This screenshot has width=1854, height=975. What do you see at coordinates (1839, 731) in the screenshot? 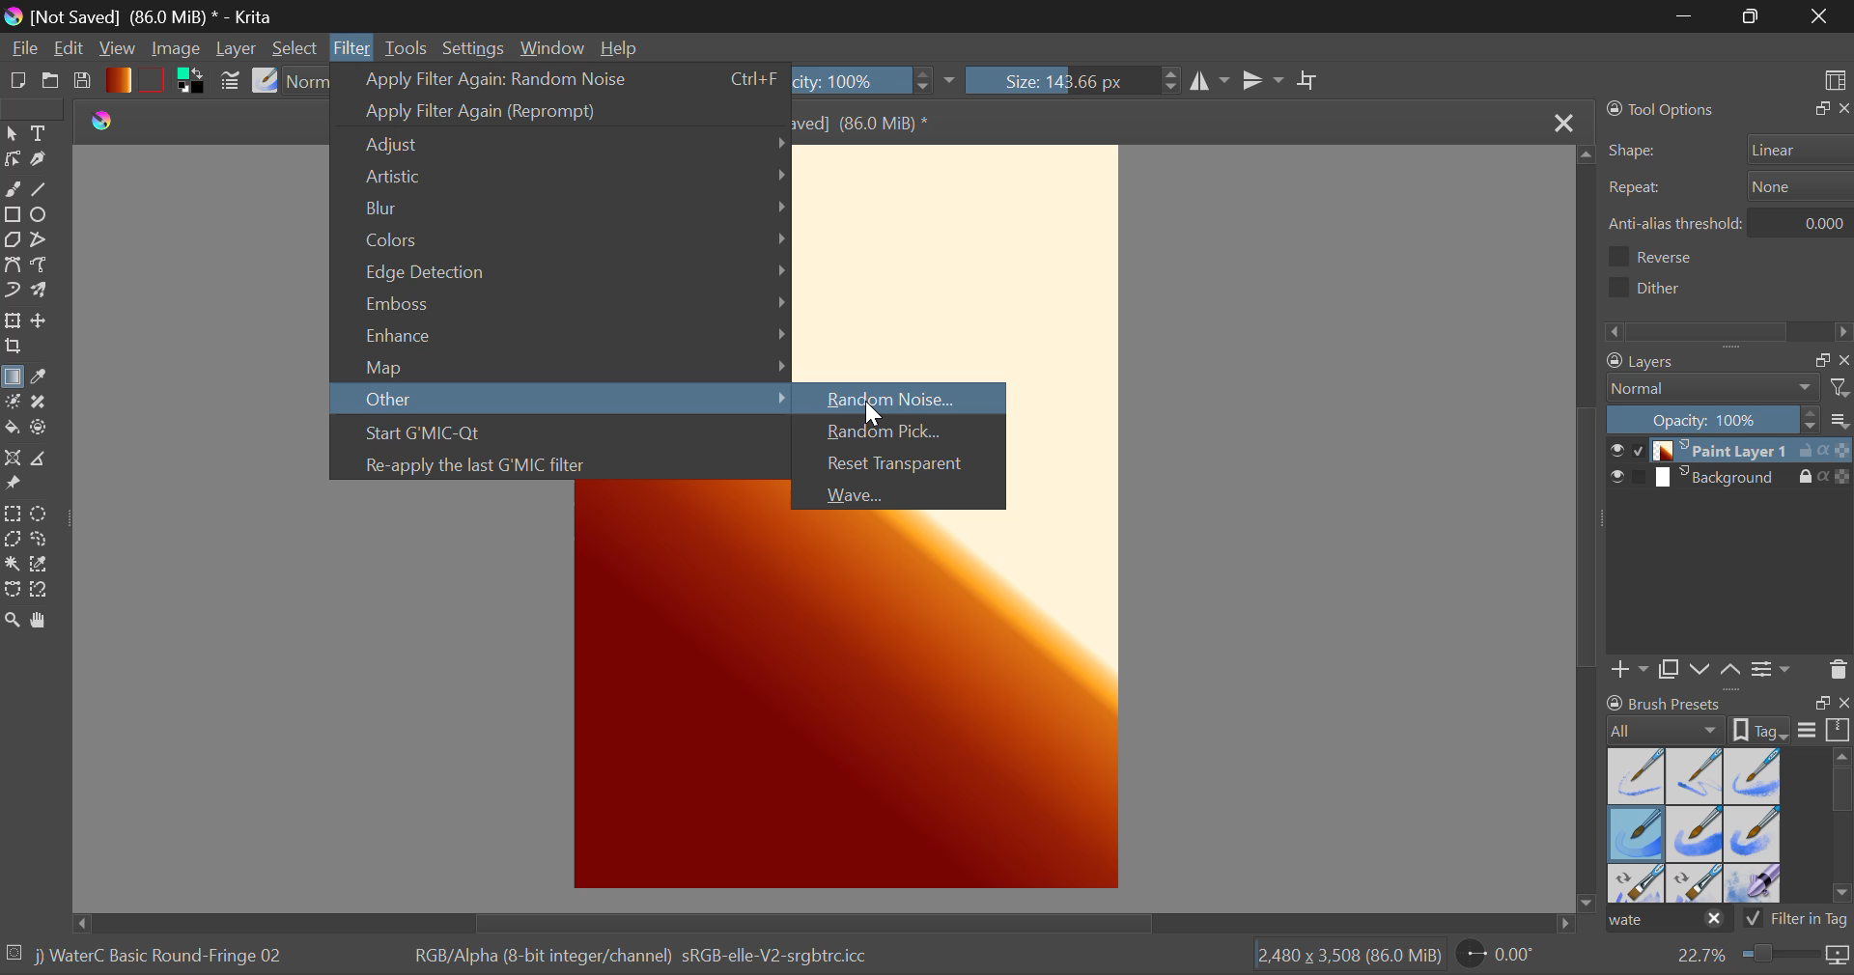
I see `scale` at bounding box center [1839, 731].